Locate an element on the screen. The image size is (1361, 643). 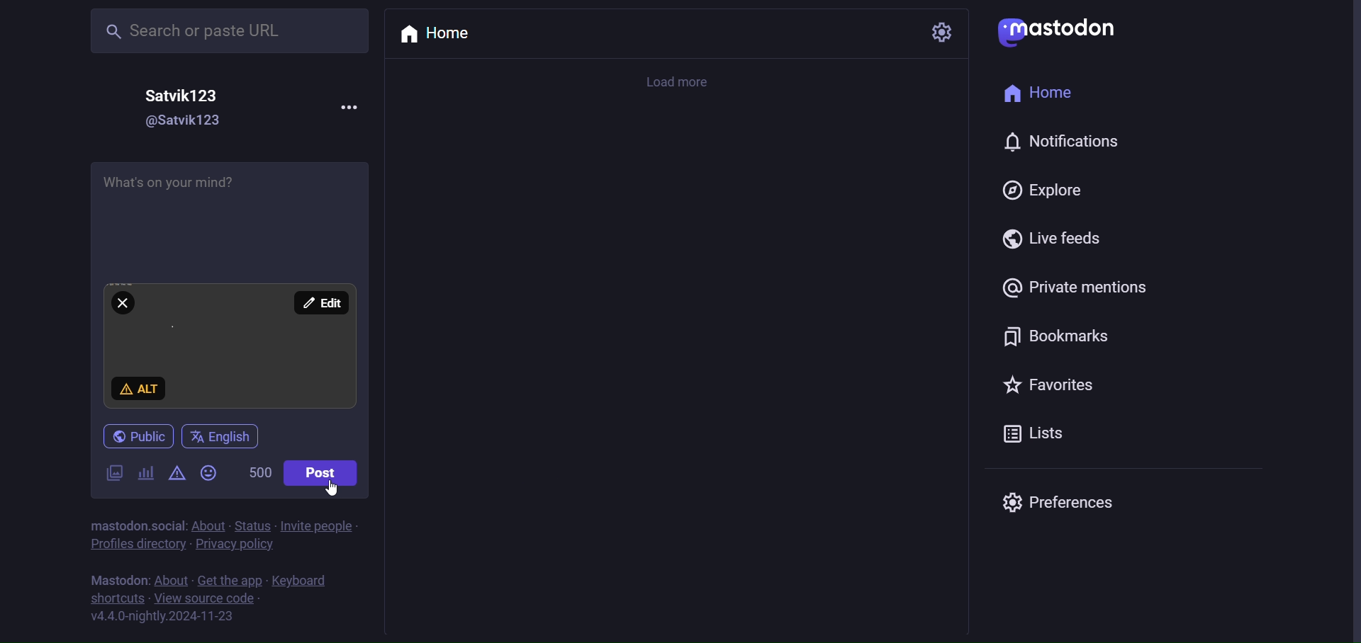
about is located at coordinates (208, 525).